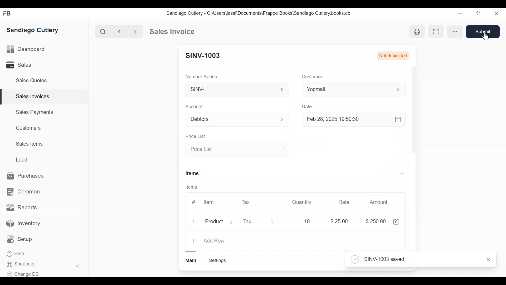 This screenshot has width=506, height=285. Describe the element at coordinates (193, 173) in the screenshot. I see `Items` at that location.